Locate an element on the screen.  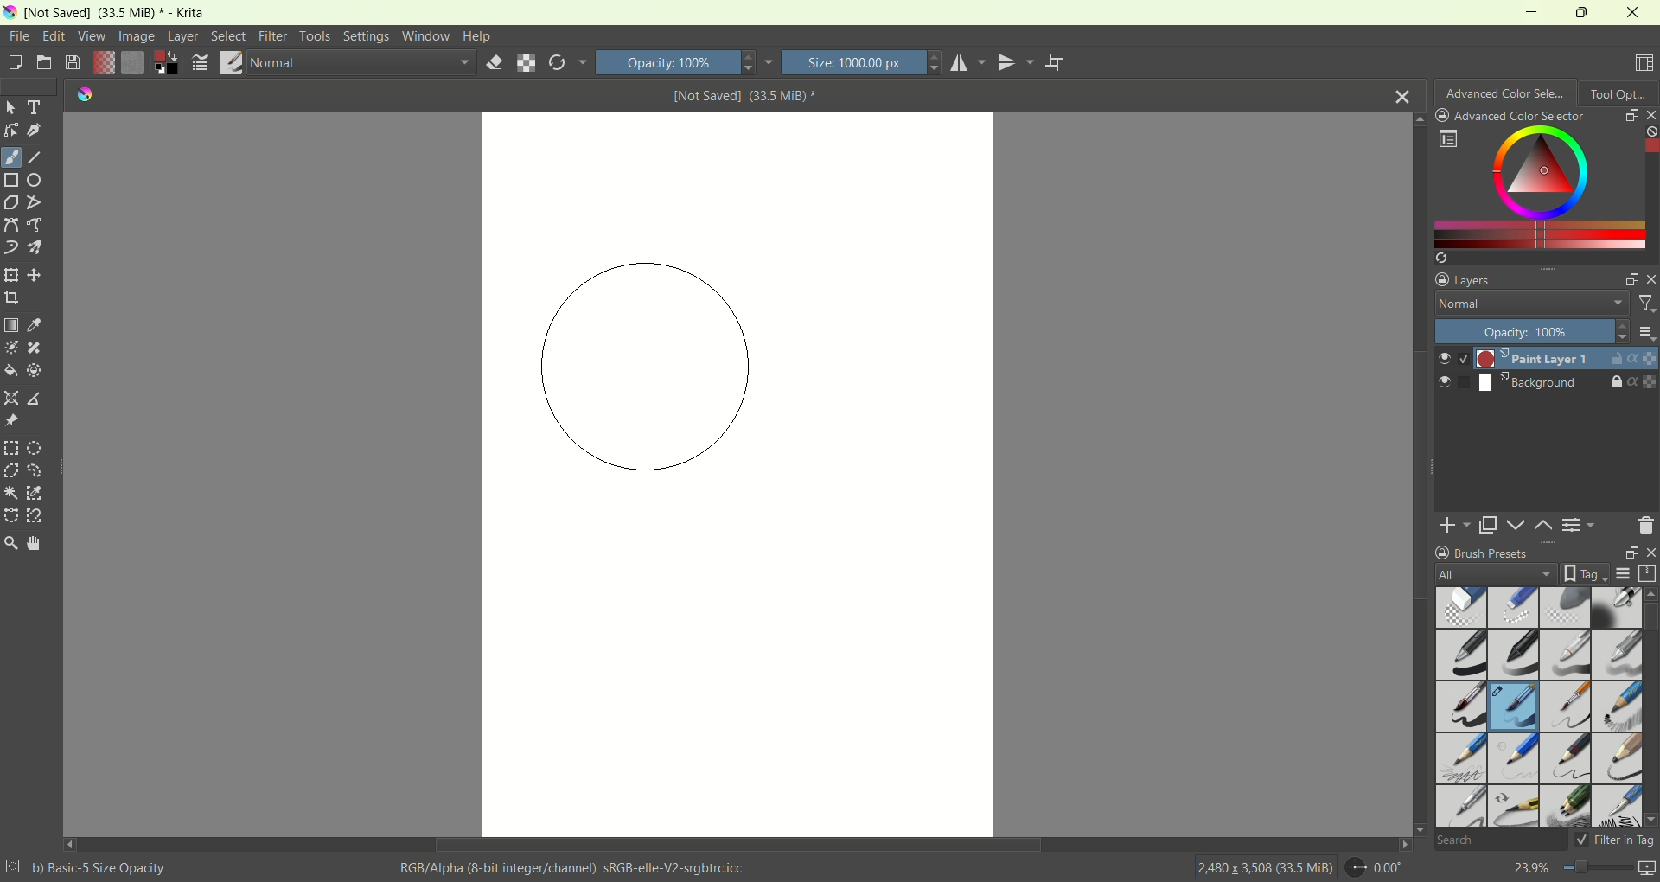
contagious selection tool is located at coordinates (10, 492).